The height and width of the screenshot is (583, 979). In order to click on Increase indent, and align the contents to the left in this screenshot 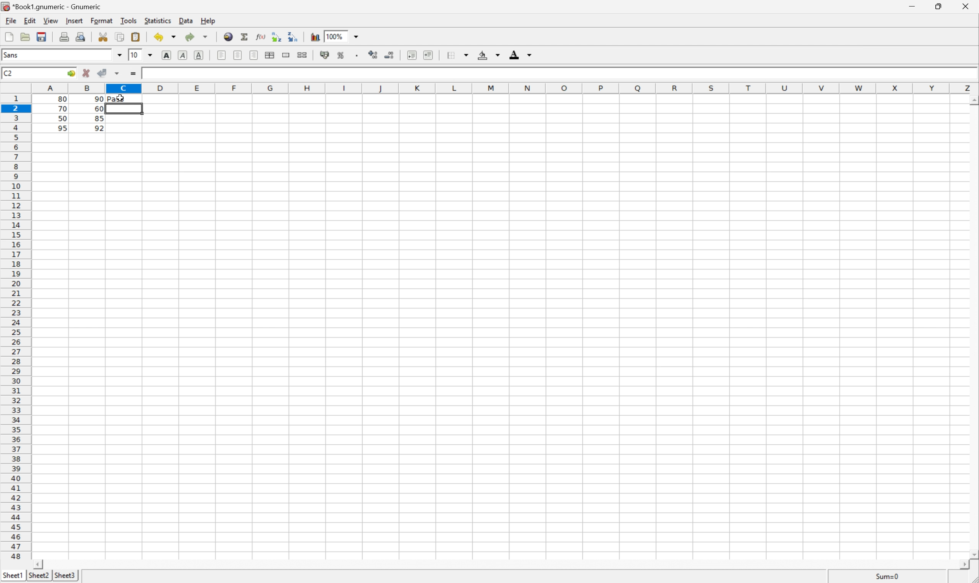, I will do `click(430, 54)`.